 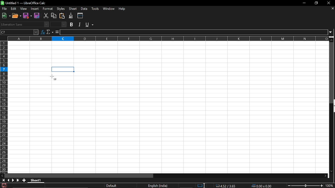 What do you see at coordinates (47, 9) in the screenshot?
I see `Format` at bounding box center [47, 9].